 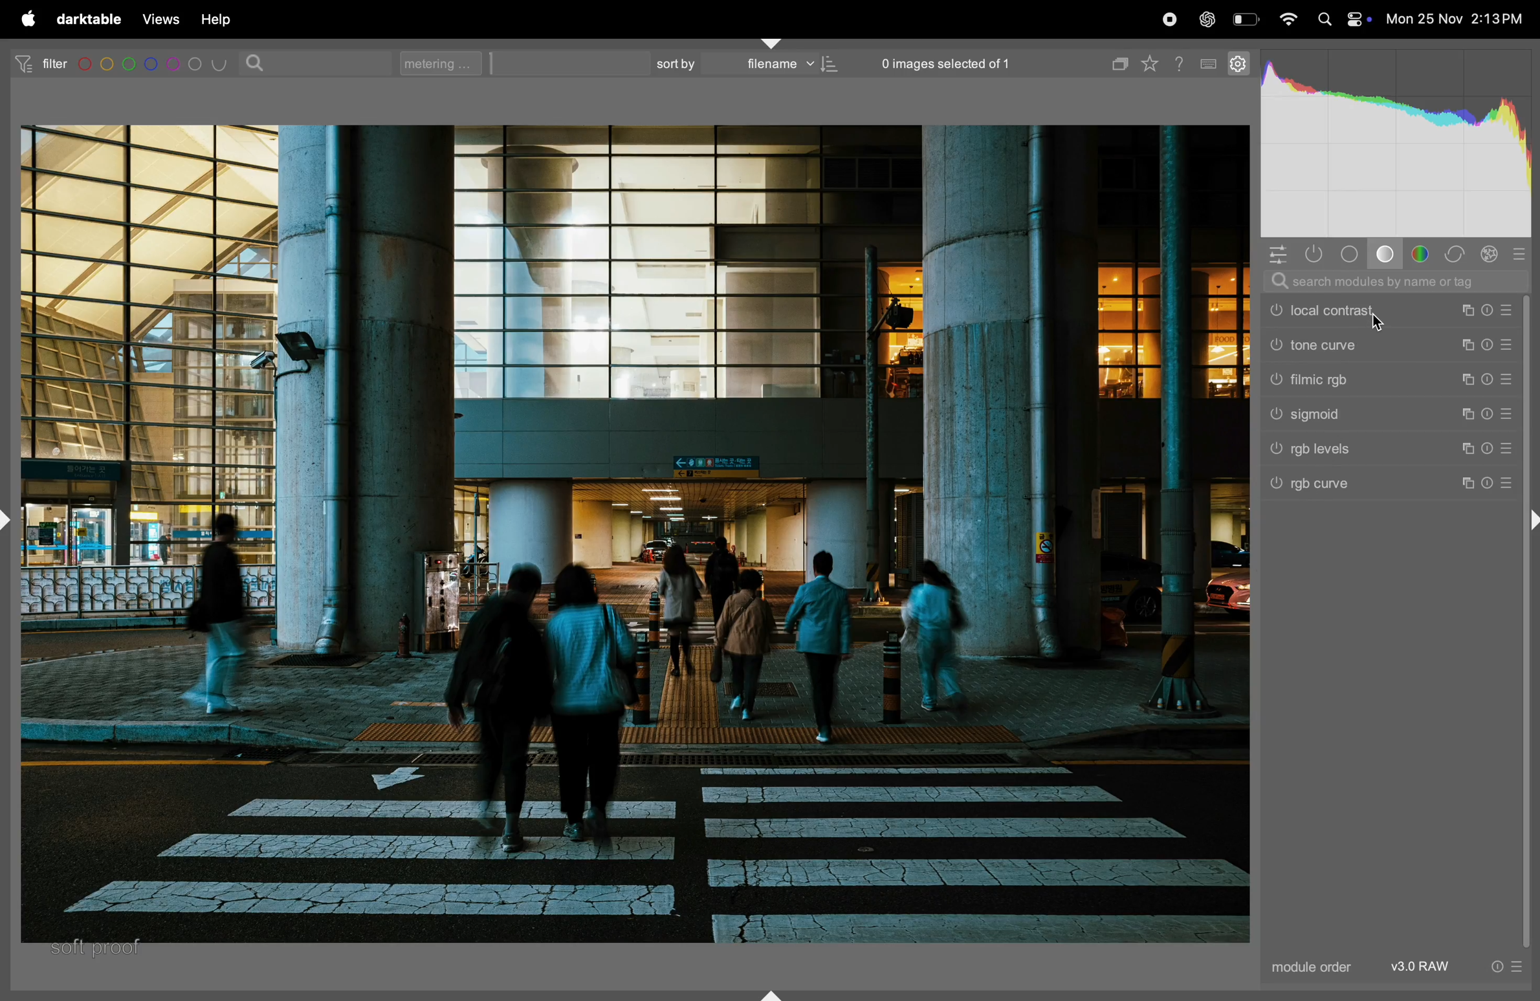 I want to click on searchbar, so click(x=1392, y=282).